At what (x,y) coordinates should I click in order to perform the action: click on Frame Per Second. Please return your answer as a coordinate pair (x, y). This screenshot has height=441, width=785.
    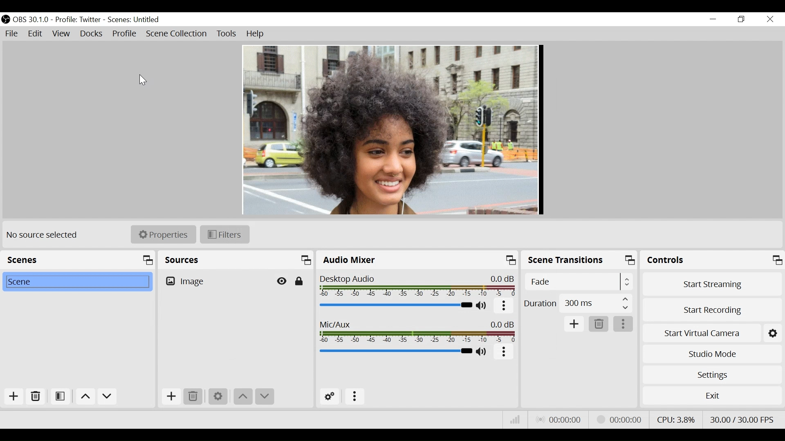
    Looking at the image, I should click on (742, 418).